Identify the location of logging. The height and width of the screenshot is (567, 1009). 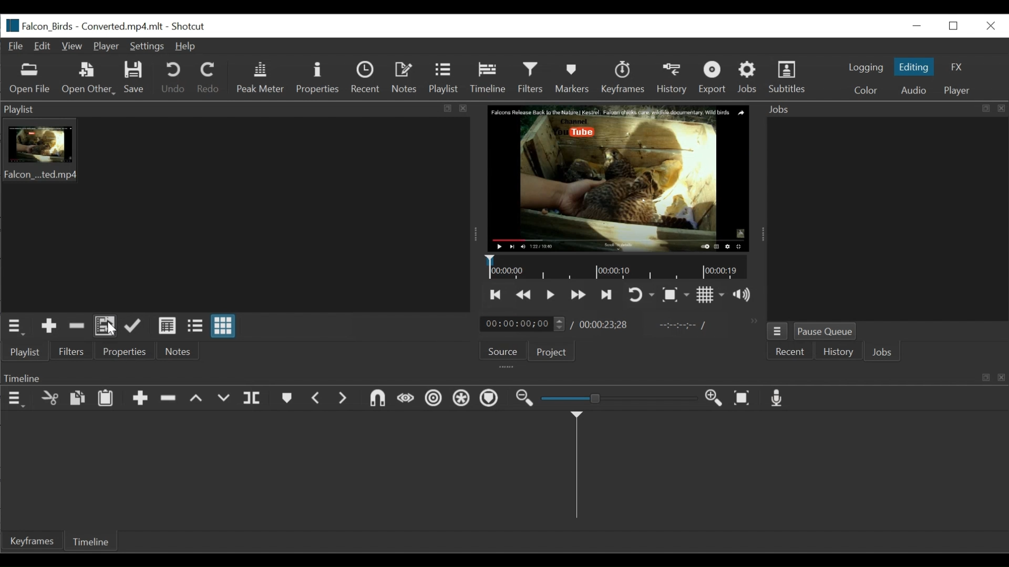
(864, 68).